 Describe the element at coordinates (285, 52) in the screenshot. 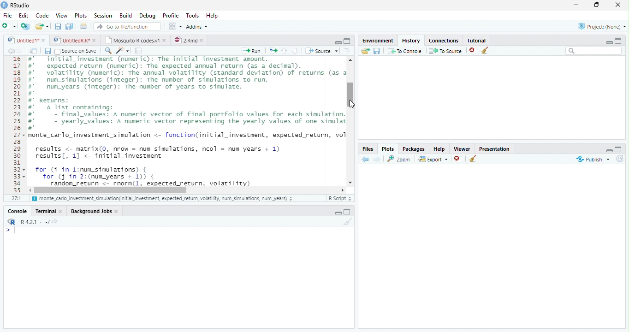

I see `Go to previous section of code` at that location.